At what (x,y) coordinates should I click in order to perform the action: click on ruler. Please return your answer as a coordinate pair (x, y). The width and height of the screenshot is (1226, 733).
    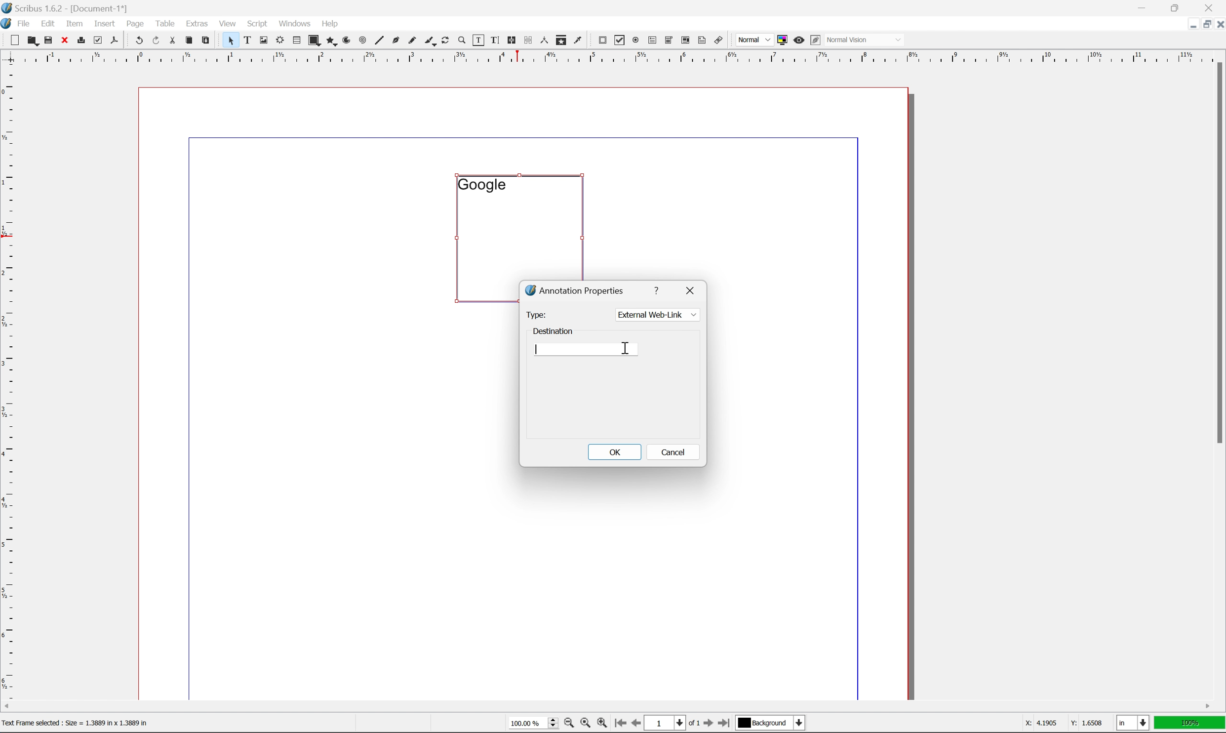
    Looking at the image, I should click on (8, 380).